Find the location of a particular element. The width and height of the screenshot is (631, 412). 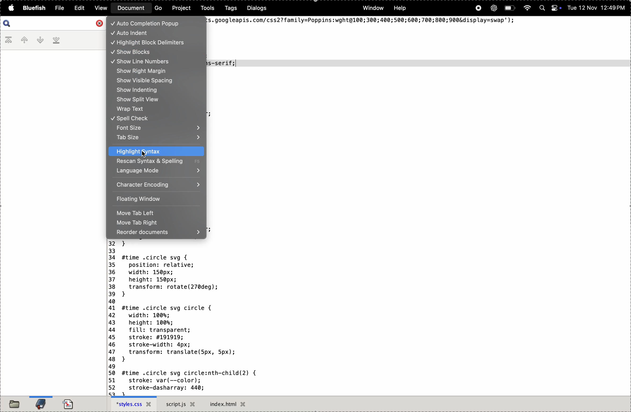

show visible spacing is located at coordinates (156, 81).